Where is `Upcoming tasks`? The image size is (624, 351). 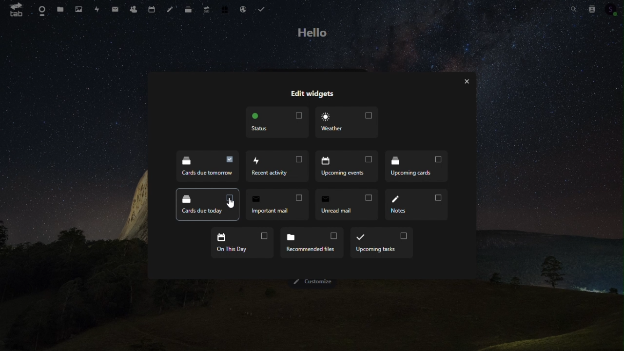 Upcoming tasks is located at coordinates (382, 243).